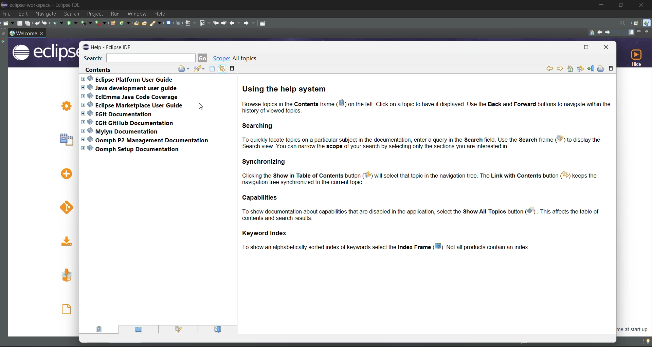 The height and width of the screenshot is (347, 652). Describe the element at coordinates (58, 23) in the screenshot. I see `debug` at that location.